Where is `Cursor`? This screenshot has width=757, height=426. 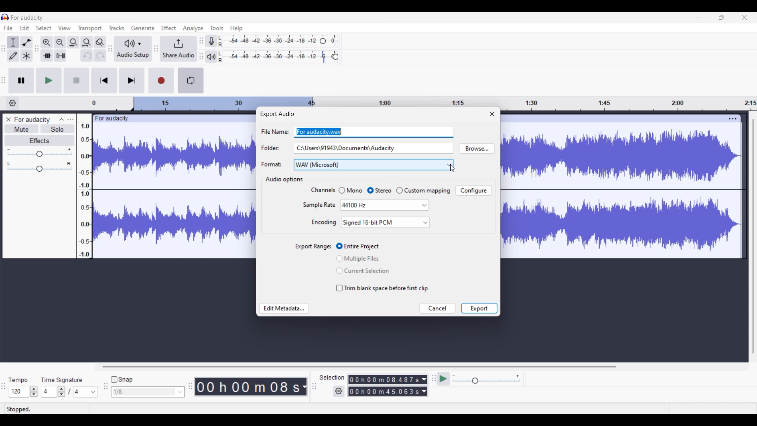 Cursor is located at coordinates (453, 168).